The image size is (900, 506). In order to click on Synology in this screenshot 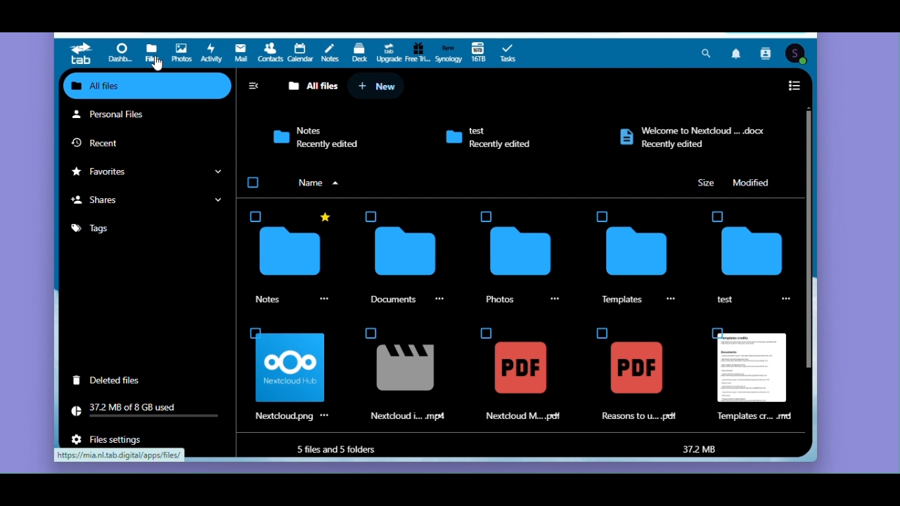, I will do `click(448, 53)`.